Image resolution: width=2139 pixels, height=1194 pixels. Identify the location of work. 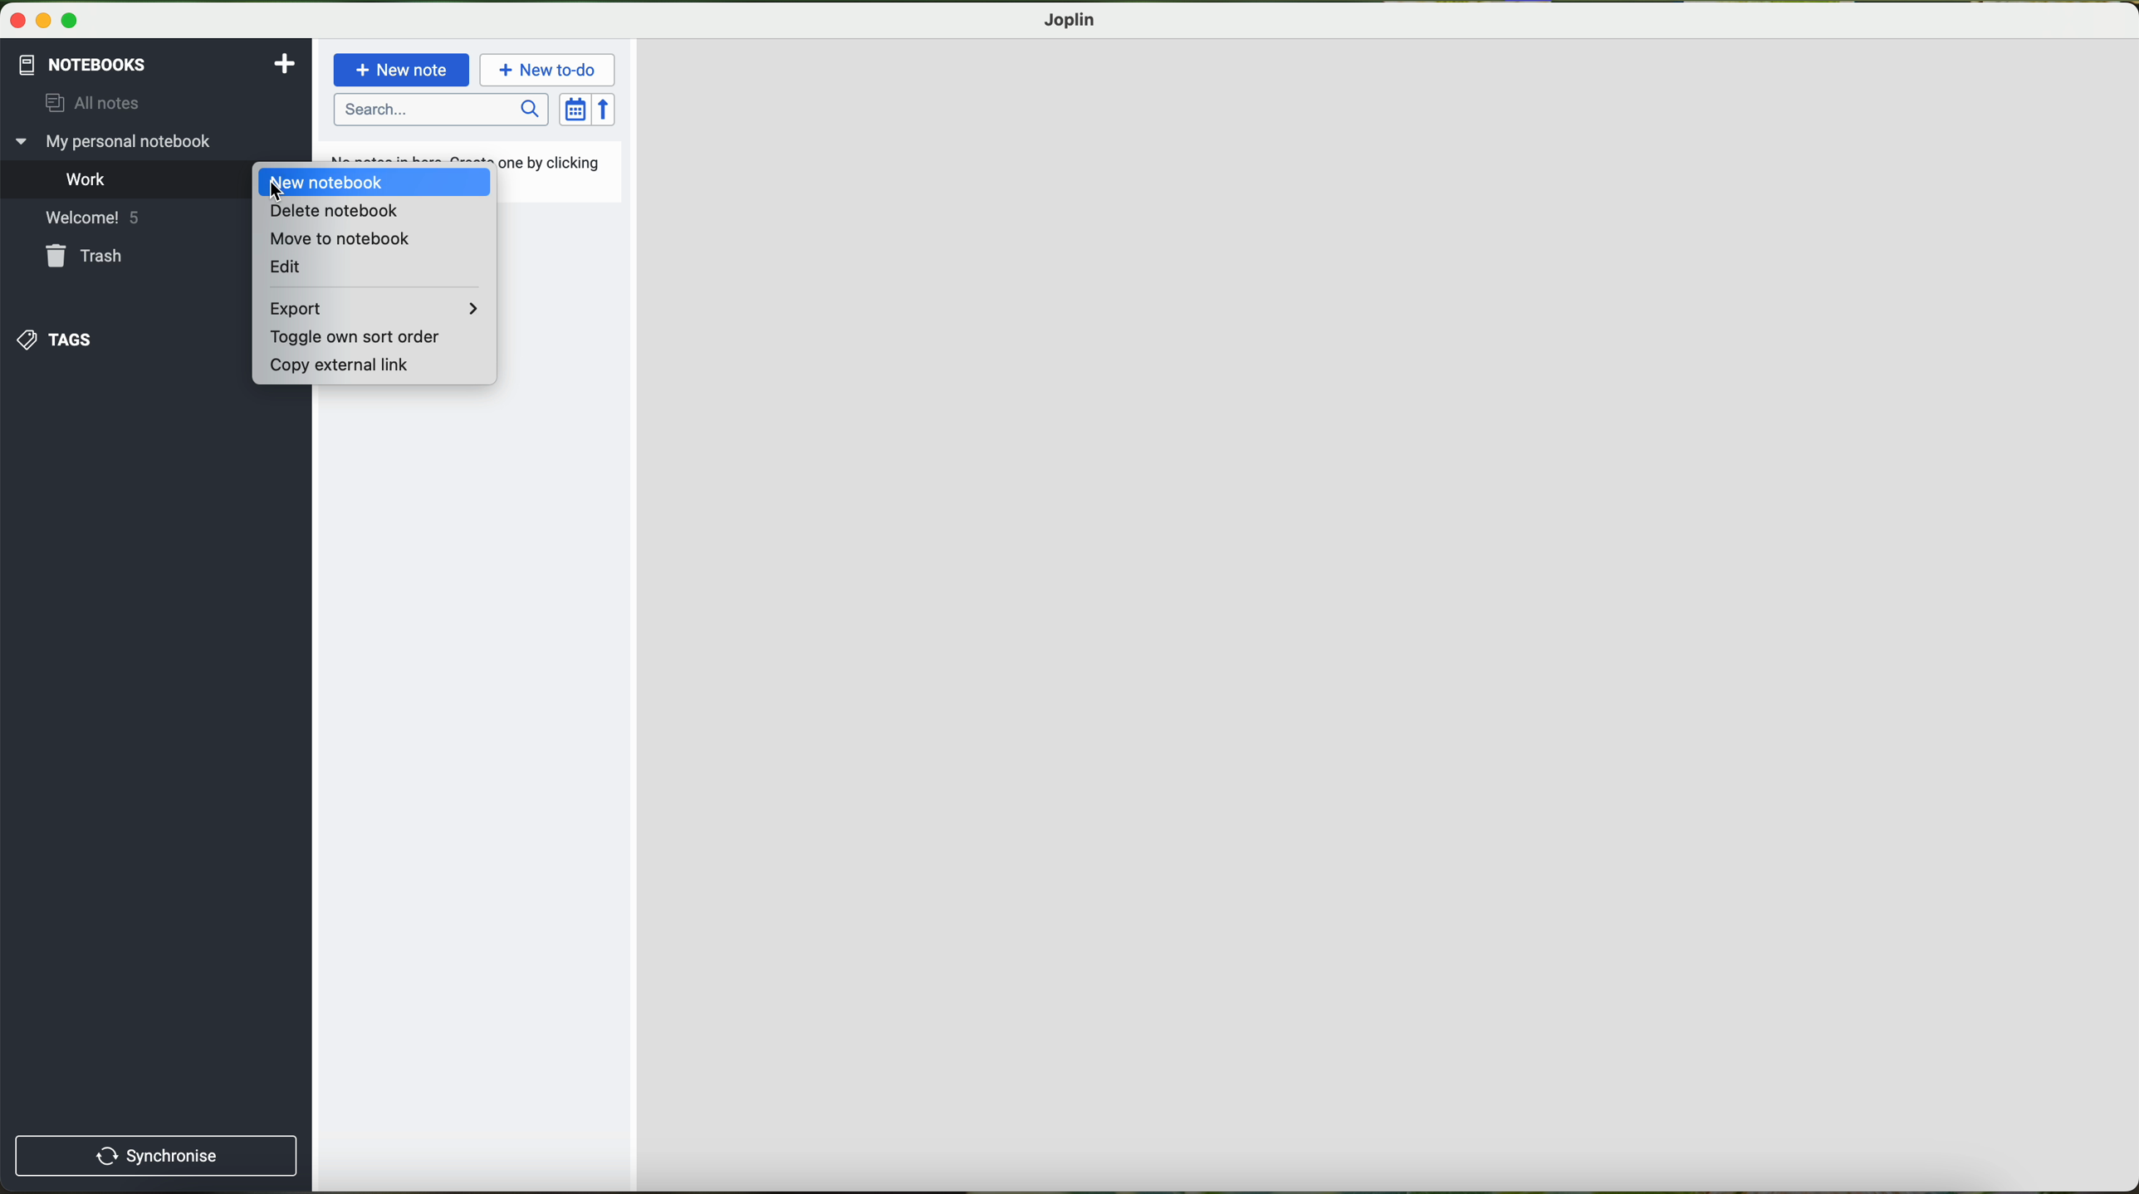
(90, 178).